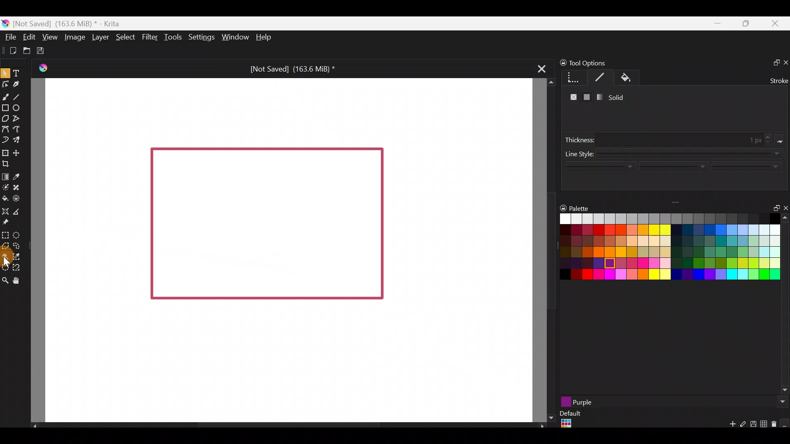 The image size is (790, 444). What do you see at coordinates (7, 74) in the screenshot?
I see `Select shapes tool` at bounding box center [7, 74].